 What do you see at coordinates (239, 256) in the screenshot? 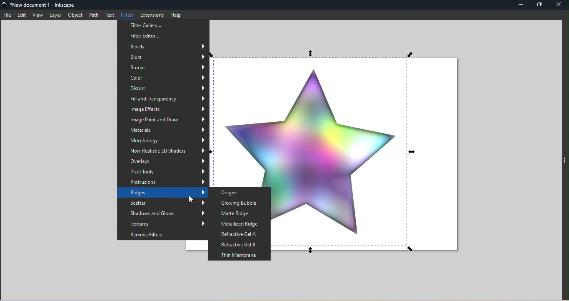
I see `Thin Membrane` at bounding box center [239, 256].